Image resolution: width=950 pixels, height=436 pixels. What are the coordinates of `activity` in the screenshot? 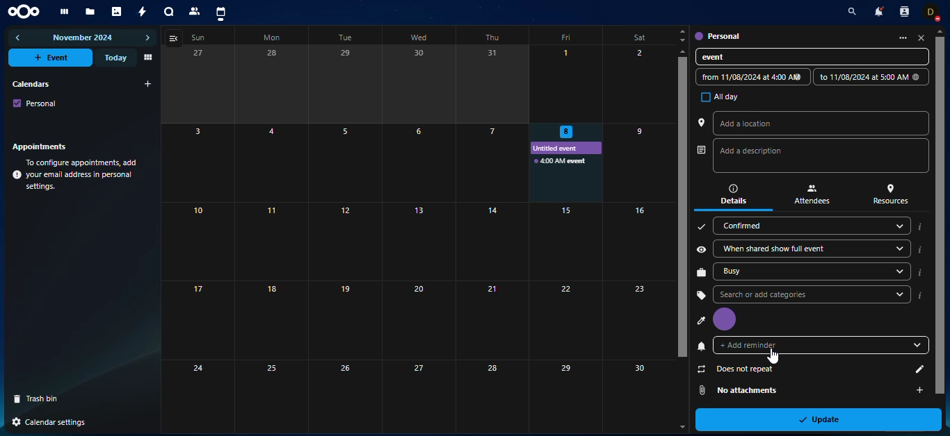 It's located at (143, 12).